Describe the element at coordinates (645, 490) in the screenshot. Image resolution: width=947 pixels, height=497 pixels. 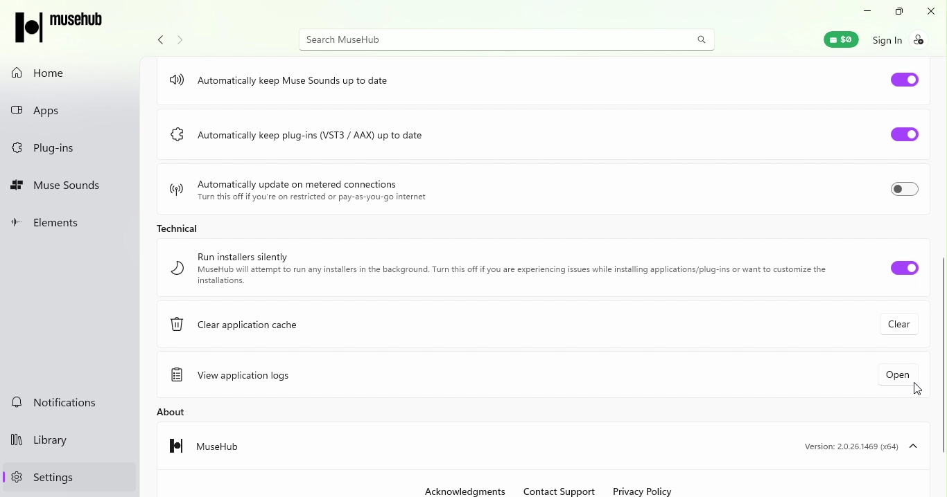
I see `Privacy policy` at that location.